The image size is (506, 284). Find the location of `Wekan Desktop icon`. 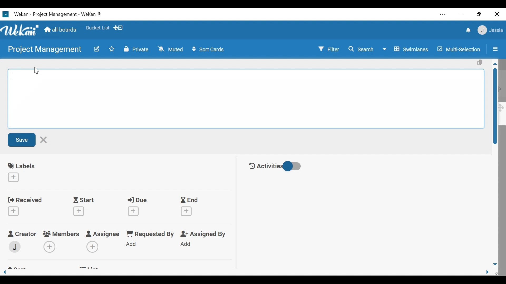

Wekan Desktop icon is located at coordinates (15, 14).